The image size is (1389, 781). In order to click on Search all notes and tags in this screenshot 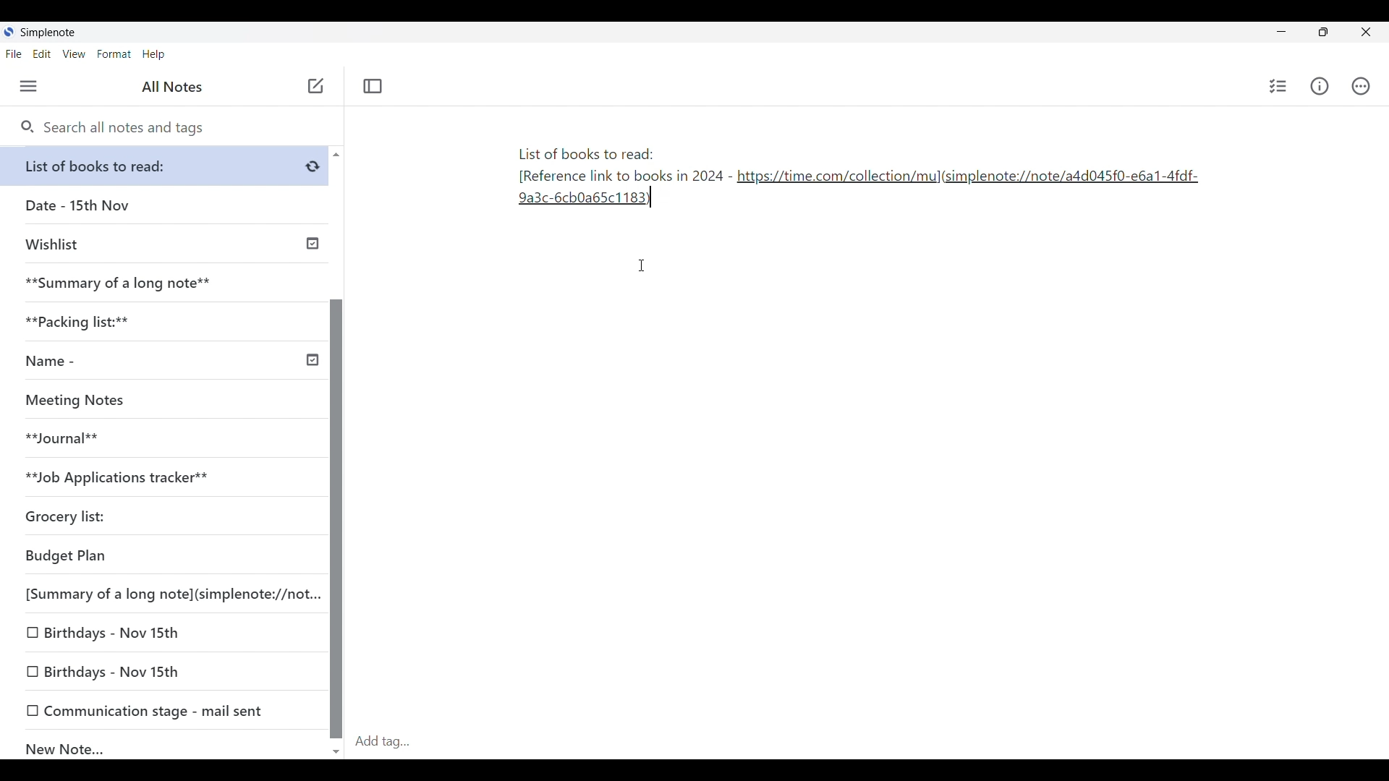, I will do `click(112, 128)`.